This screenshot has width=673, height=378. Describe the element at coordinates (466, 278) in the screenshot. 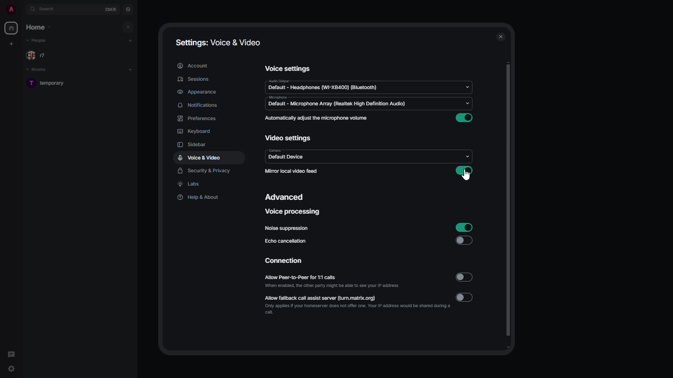

I see `disabled` at that location.